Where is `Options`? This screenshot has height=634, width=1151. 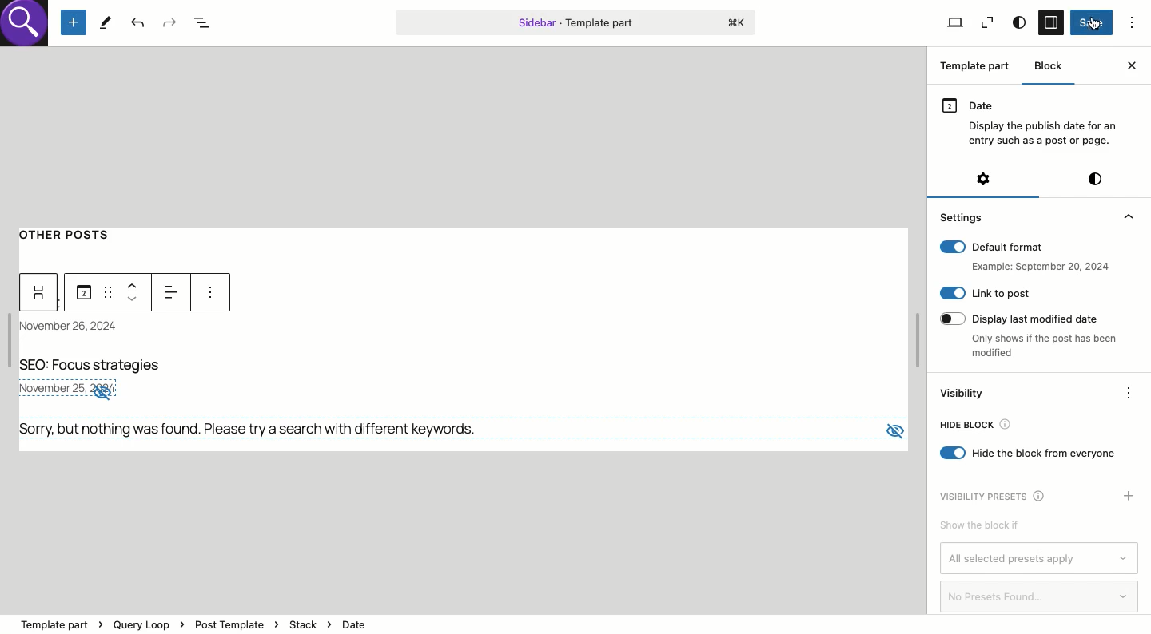
Options is located at coordinates (1133, 22).